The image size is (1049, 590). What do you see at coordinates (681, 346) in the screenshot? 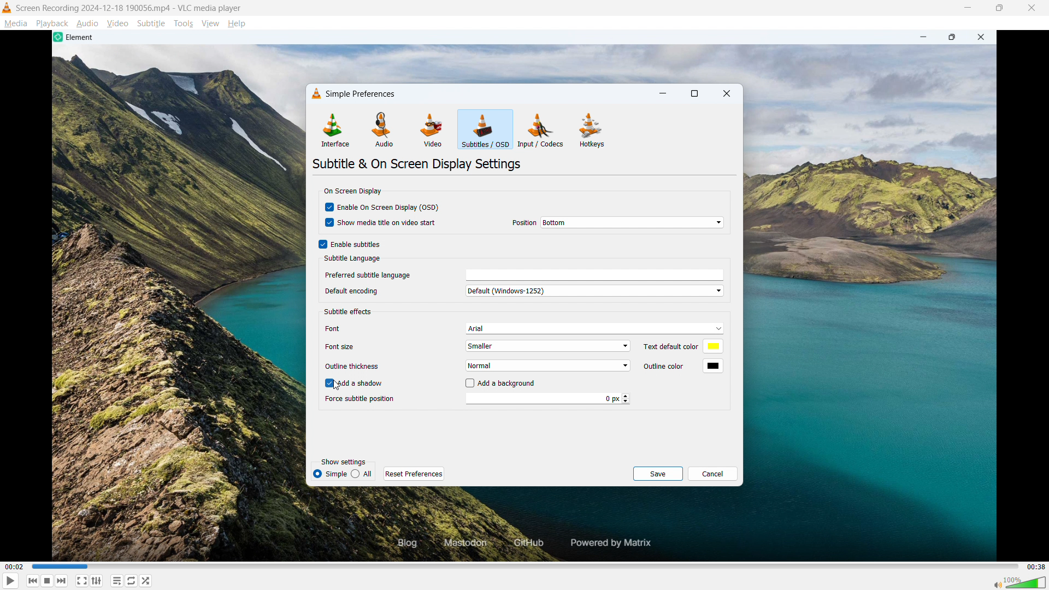
I see `Set text default colour` at bounding box center [681, 346].